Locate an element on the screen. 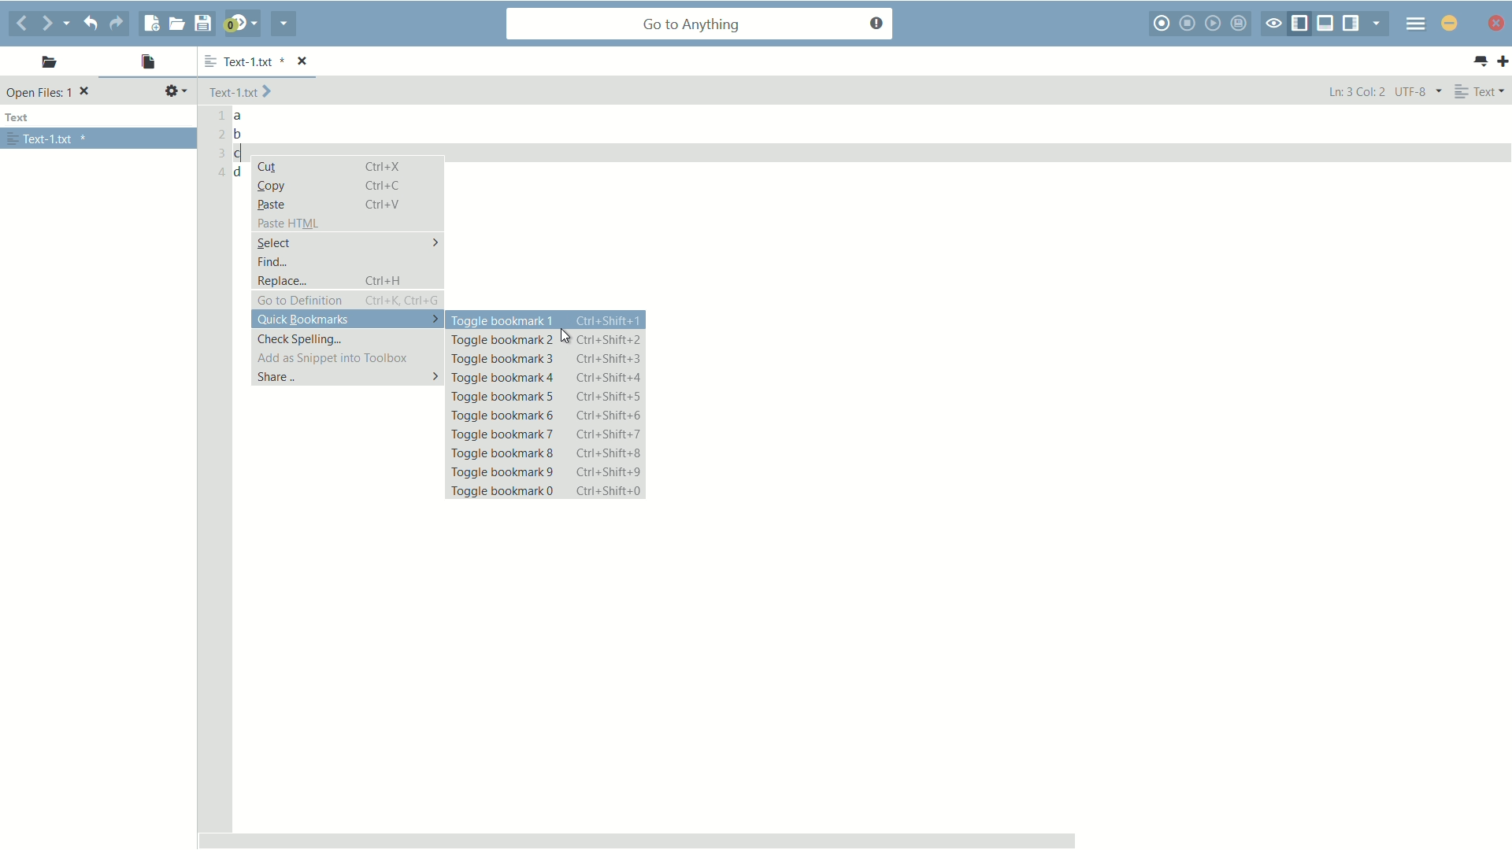 The height and width of the screenshot is (850, 1512). redo is located at coordinates (121, 24).